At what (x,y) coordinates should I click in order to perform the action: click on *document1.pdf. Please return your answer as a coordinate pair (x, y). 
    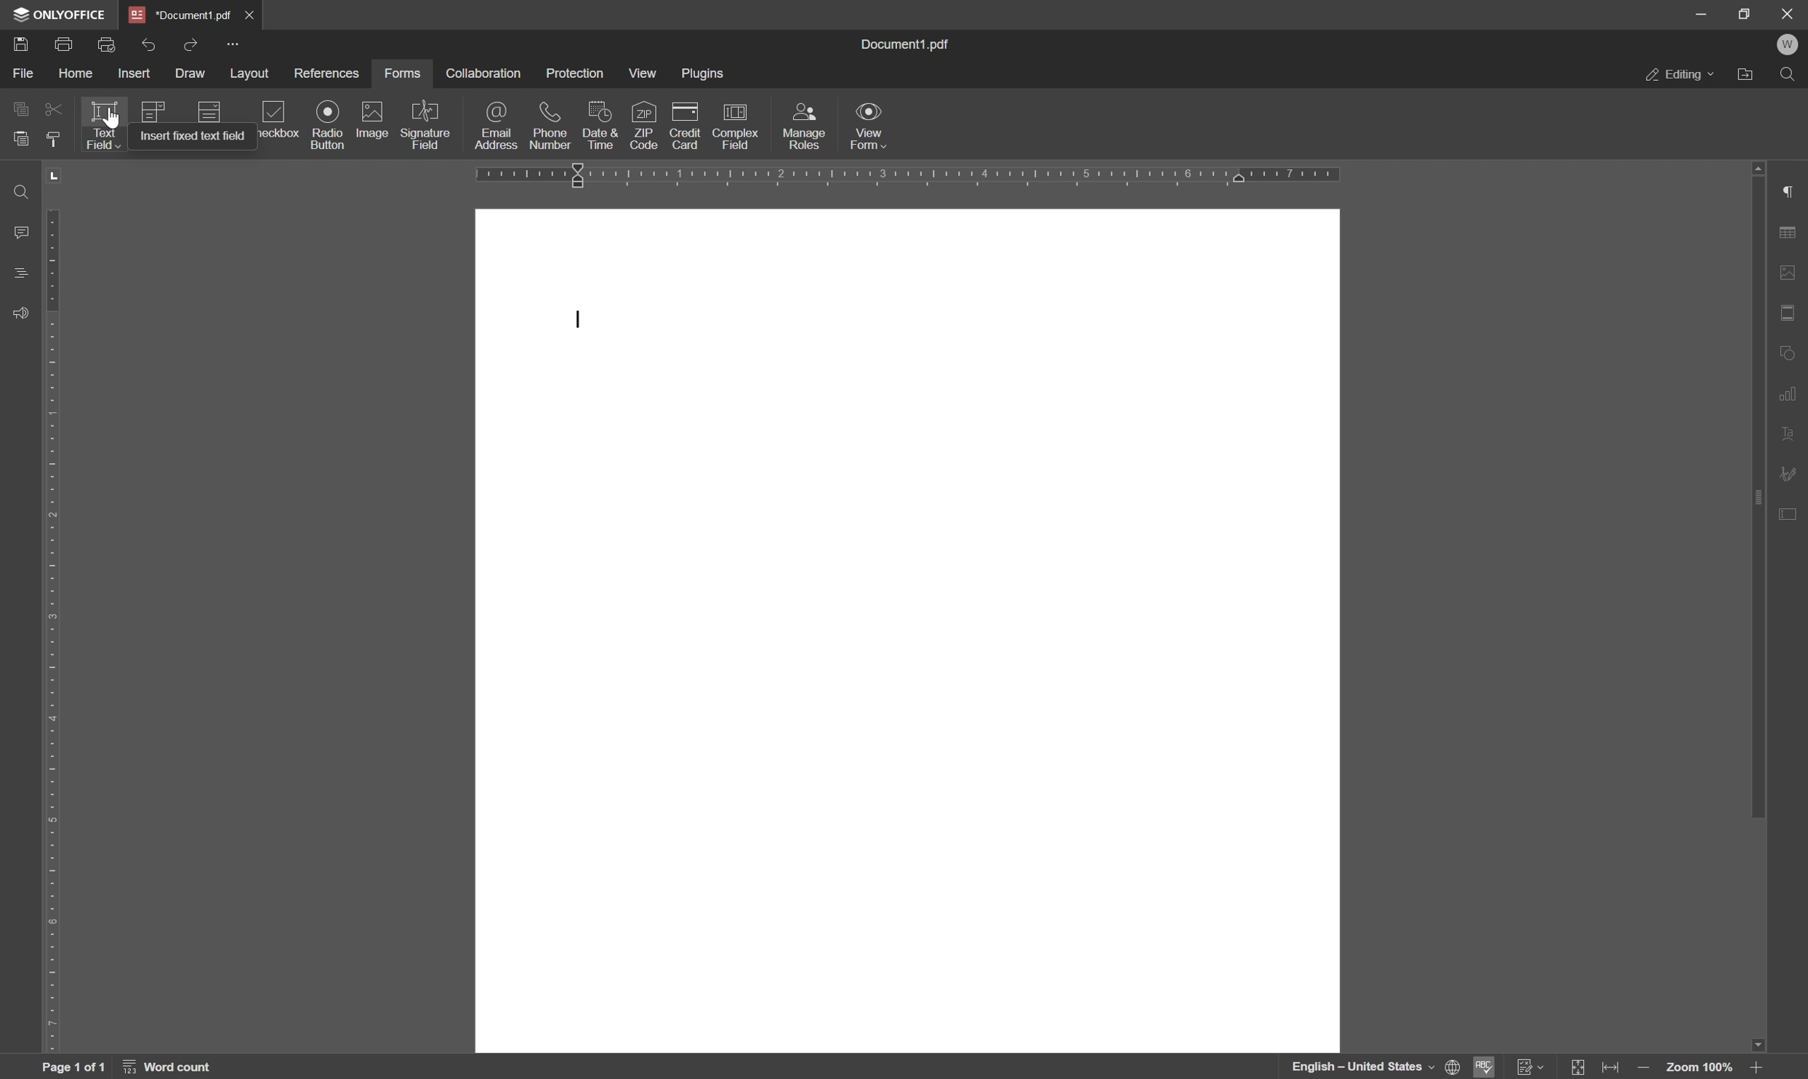
    Looking at the image, I should click on (178, 13).